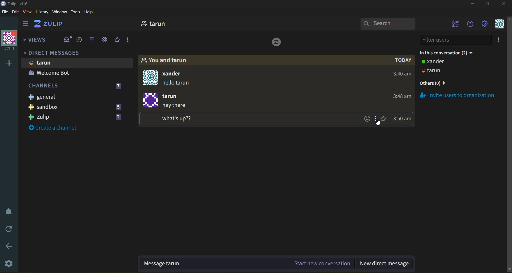  What do you see at coordinates (178, 84) in the screenshot?
I see `message` at bounding box center [178, 84].